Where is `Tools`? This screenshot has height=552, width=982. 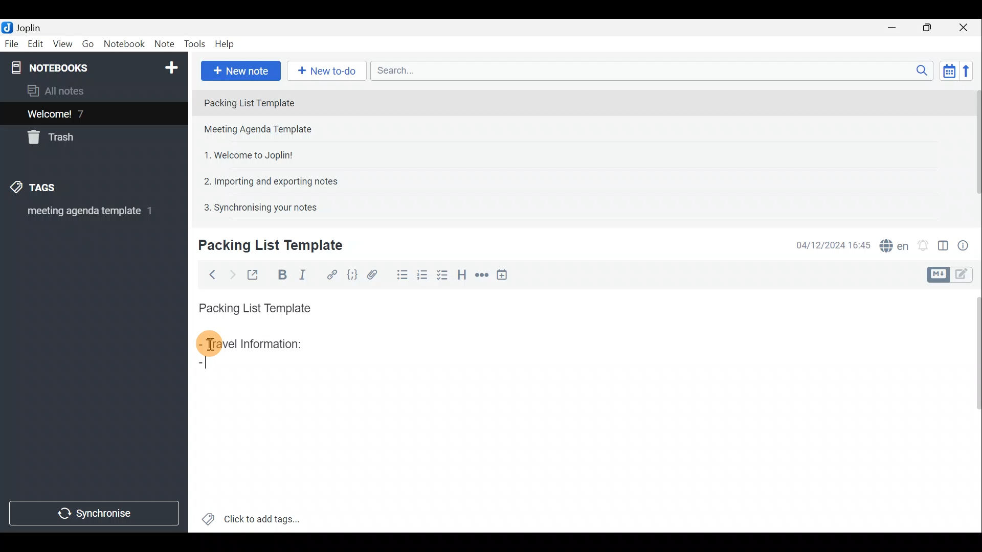
Tools is located at coordinates (196, 44).